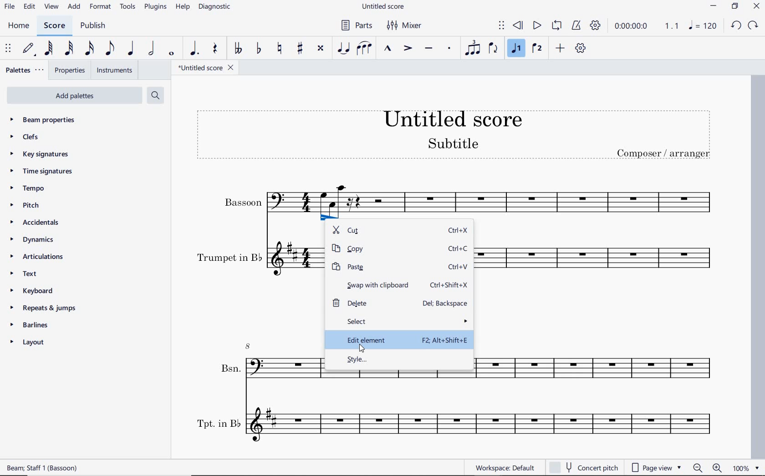 The image size is (765, 476). What do you see at coordinates (357, 26) in the screenshot?
I see `parts` at bounding box center [357, 26].